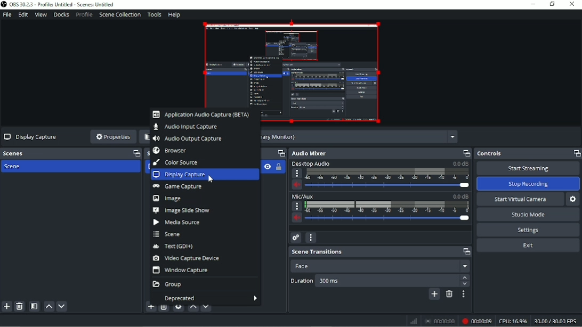  Describe the element at coordinates (212, 180) in the screenshot. I see `Pointer` at that location.